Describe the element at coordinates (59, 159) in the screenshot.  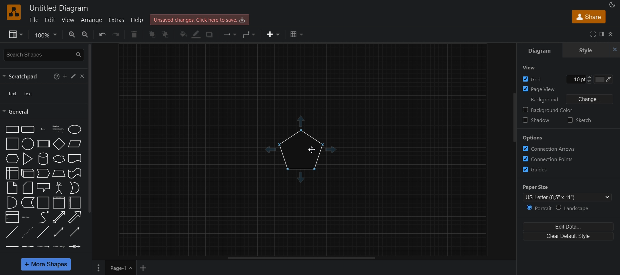
I see `Cloud` at that location.